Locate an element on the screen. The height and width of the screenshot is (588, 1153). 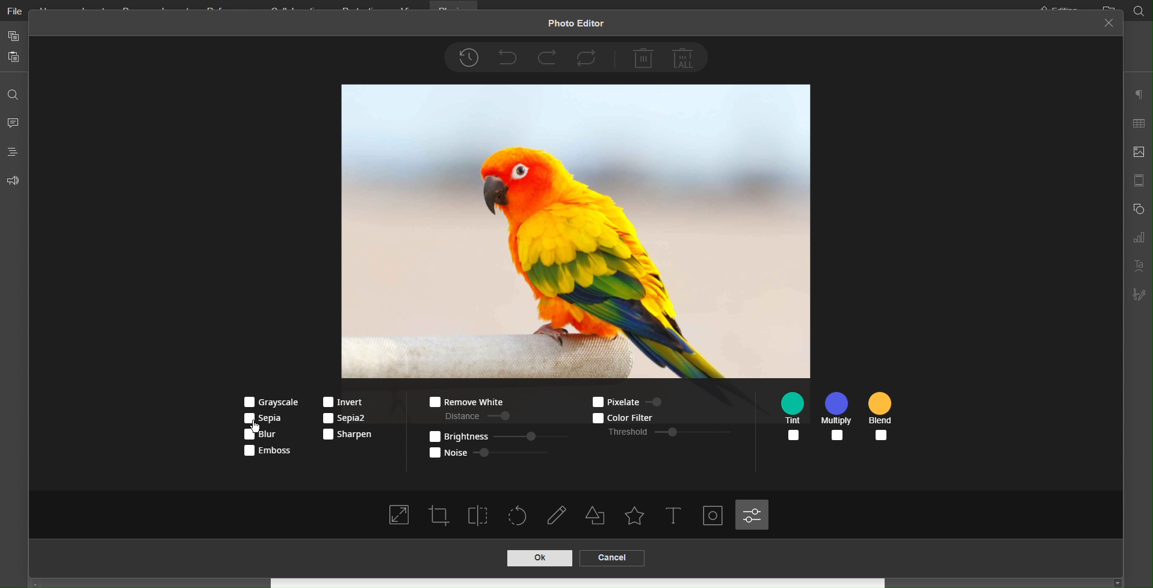
Emboss is located at coordinates (267, 452).